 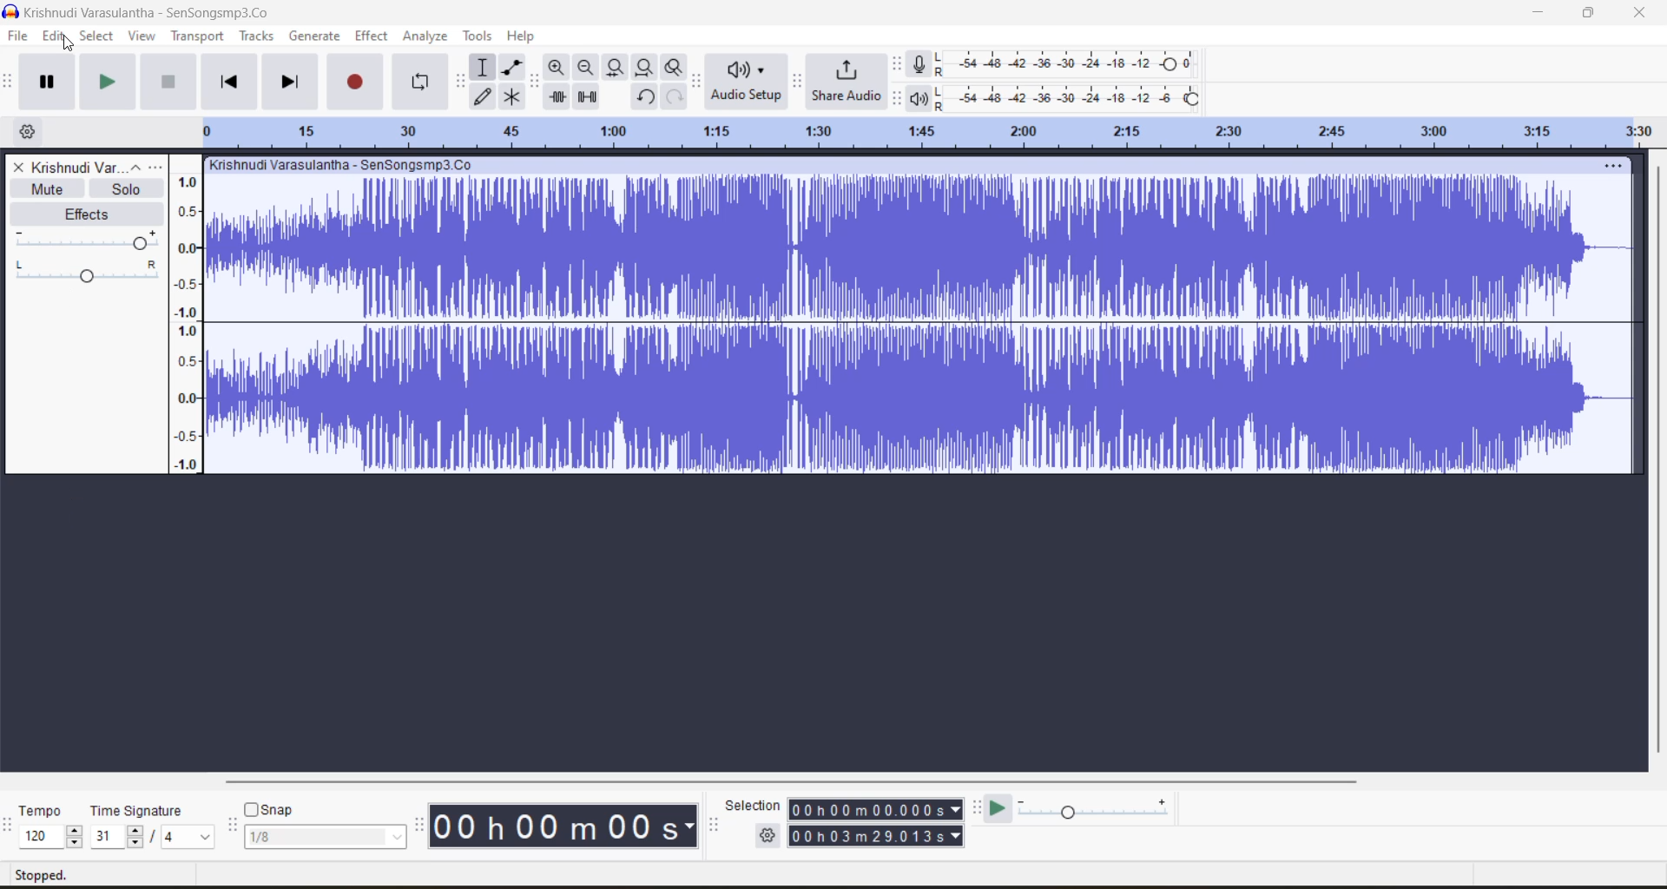 What do you see at coordinates (1543, 15) in the screenshot?
I see `minimize` at bounding box center [1543, 15].